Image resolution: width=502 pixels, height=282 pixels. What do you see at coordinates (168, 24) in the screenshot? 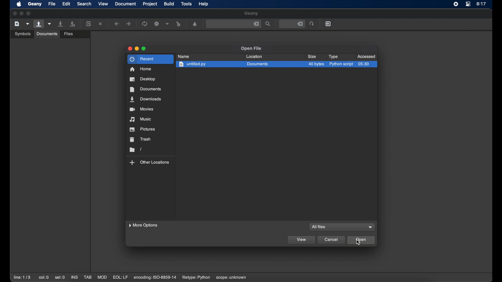
I see `choose more build actions` at bounding box center [168, 24].